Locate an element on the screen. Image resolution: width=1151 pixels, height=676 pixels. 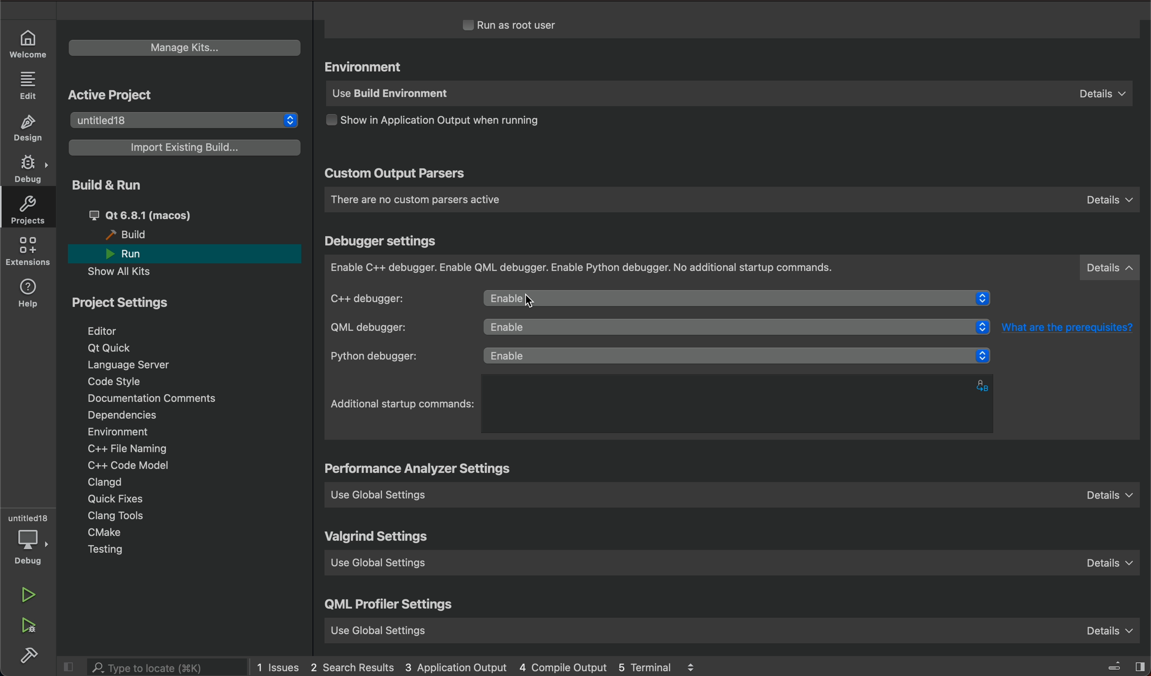
use global  is located at coordinates (730, 628).